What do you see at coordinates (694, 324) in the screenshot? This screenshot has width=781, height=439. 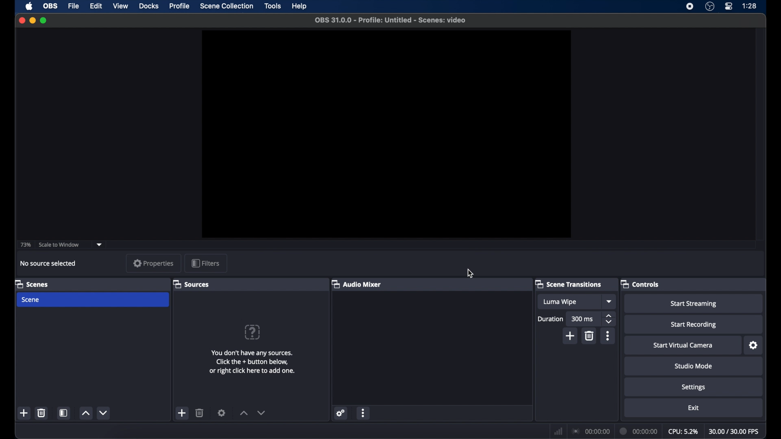 I see `start recording` at bounding box center [694, 324].